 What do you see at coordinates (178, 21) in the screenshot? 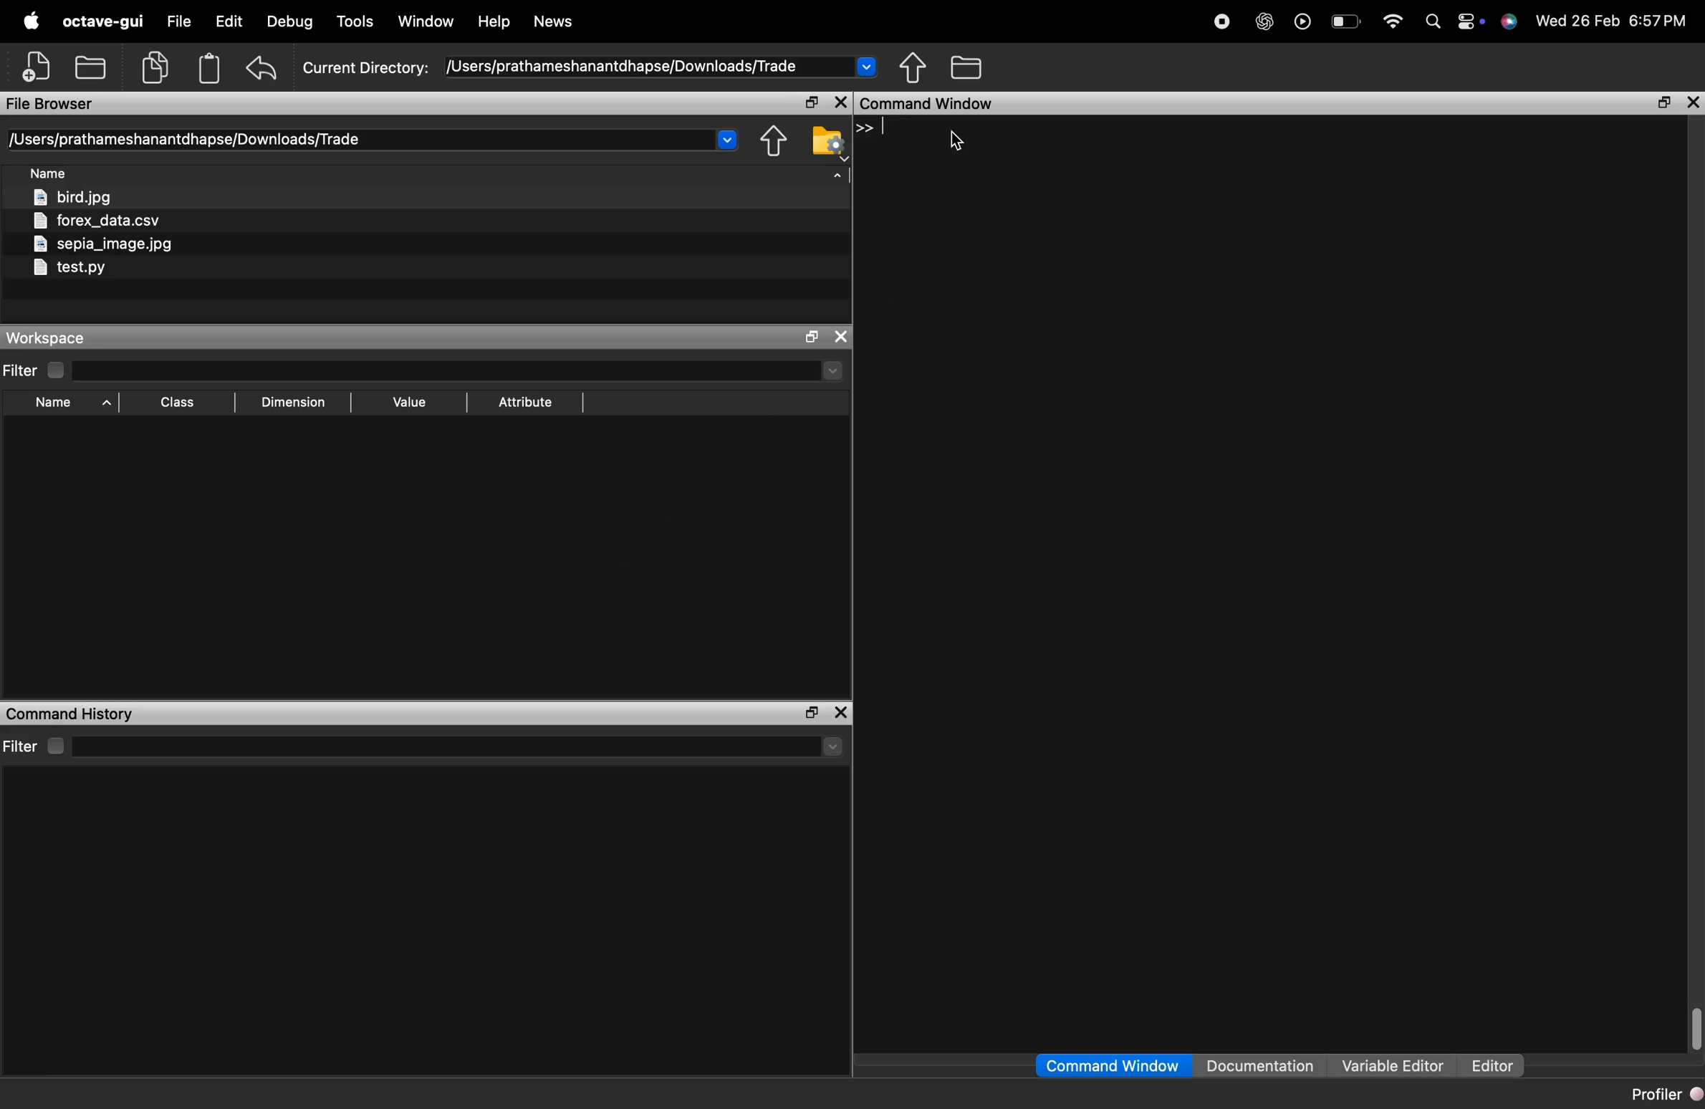
I see `file` at bounding box center [178, 21].